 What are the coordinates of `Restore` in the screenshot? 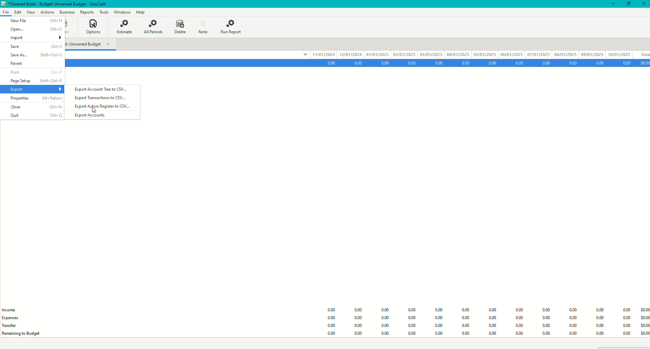 It's located at (629, 4).